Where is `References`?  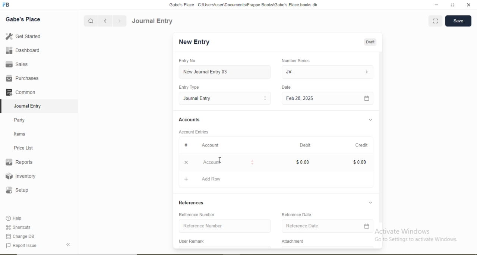
References is located at coordinates (191, 202).